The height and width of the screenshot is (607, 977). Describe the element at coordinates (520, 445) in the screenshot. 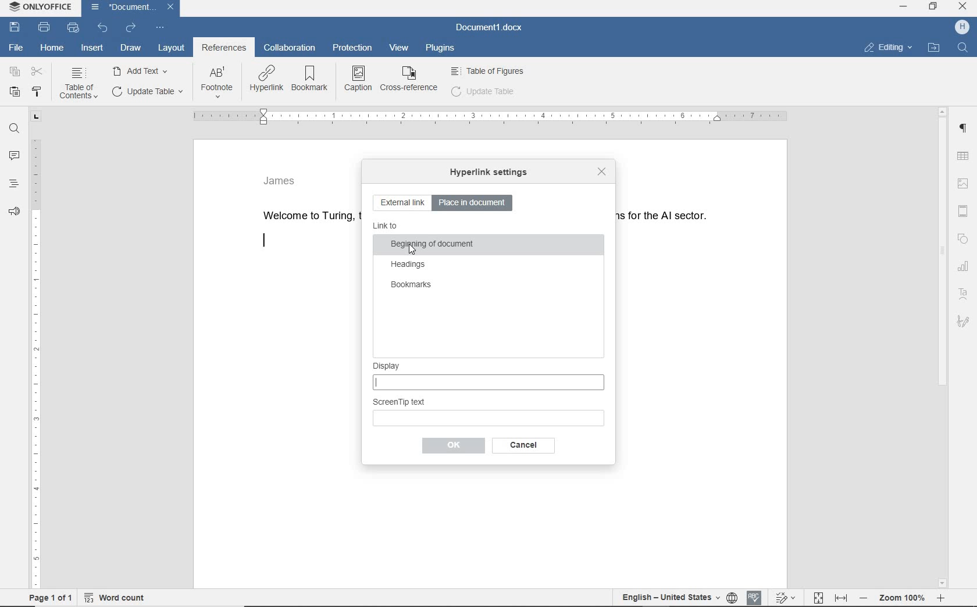

I see `ok` at that location.